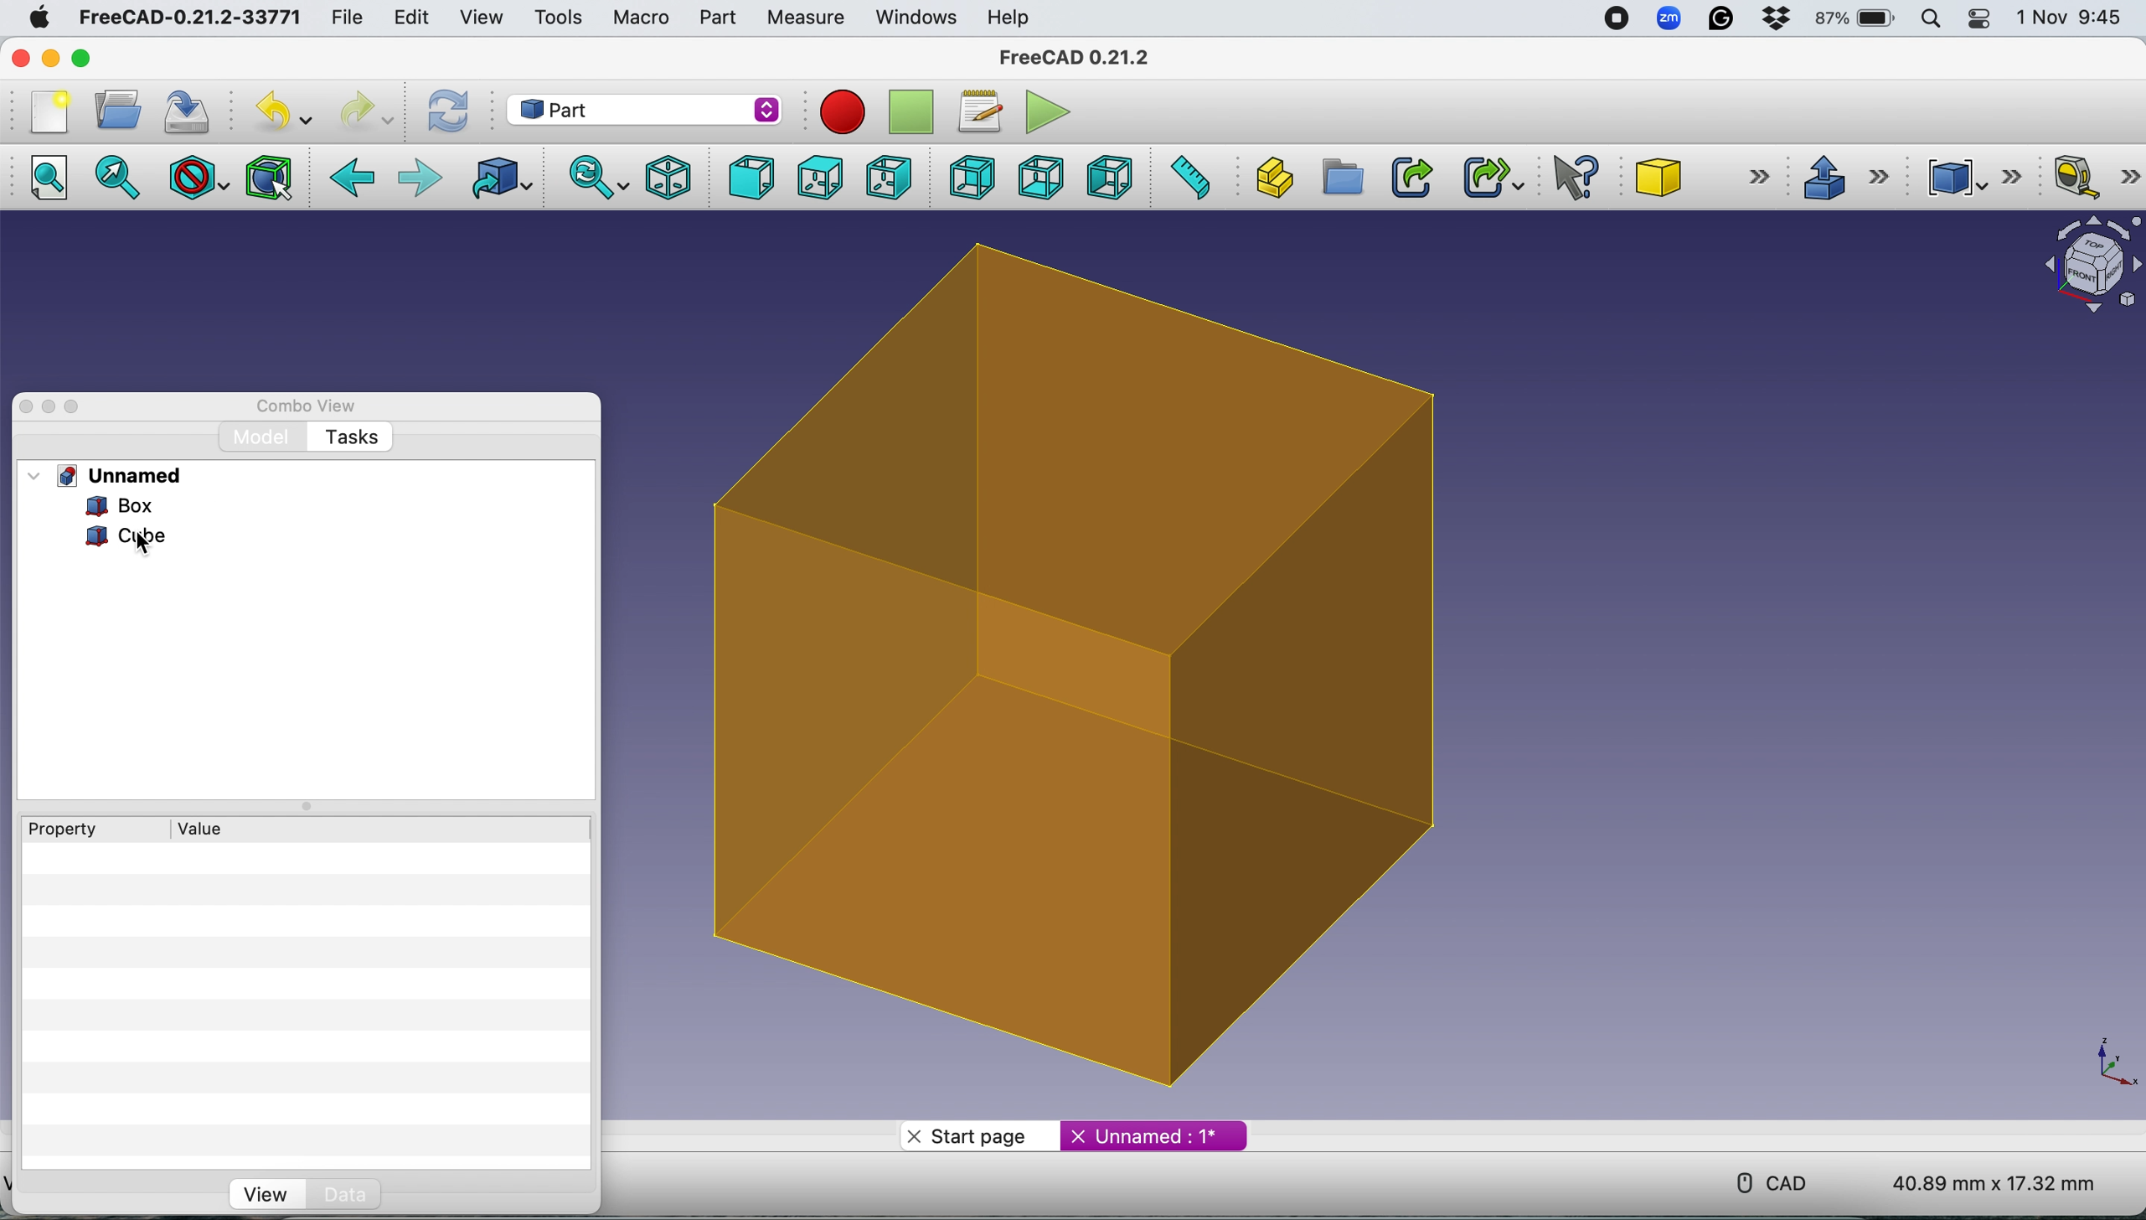  Describe the element at coordinates (452, 111) in the screenshot. I see `Refresh` at that location.